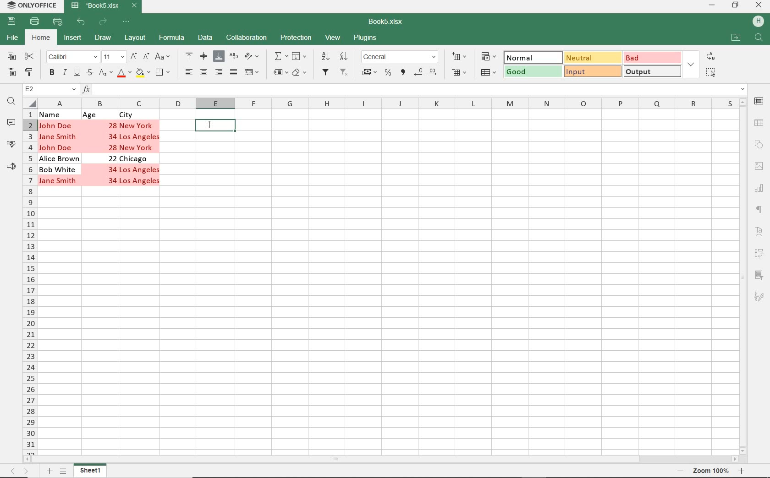 The width and height of the screenshot is (770, 478). Describe the element at coordinates (11, 125) in the screenshot. I see `COMMENTS` at that location.